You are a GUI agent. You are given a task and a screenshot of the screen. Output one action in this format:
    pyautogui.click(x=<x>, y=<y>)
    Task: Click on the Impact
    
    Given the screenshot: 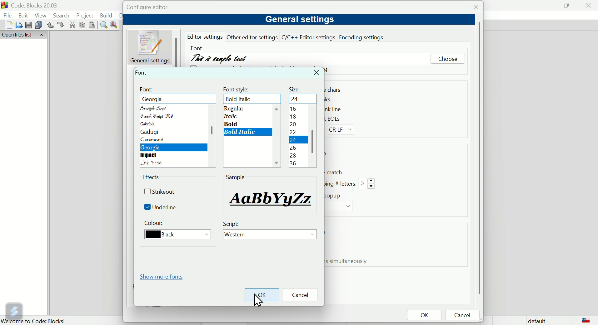 What is the action you would take?
    pyautogui.click(x=150, y=155)
    